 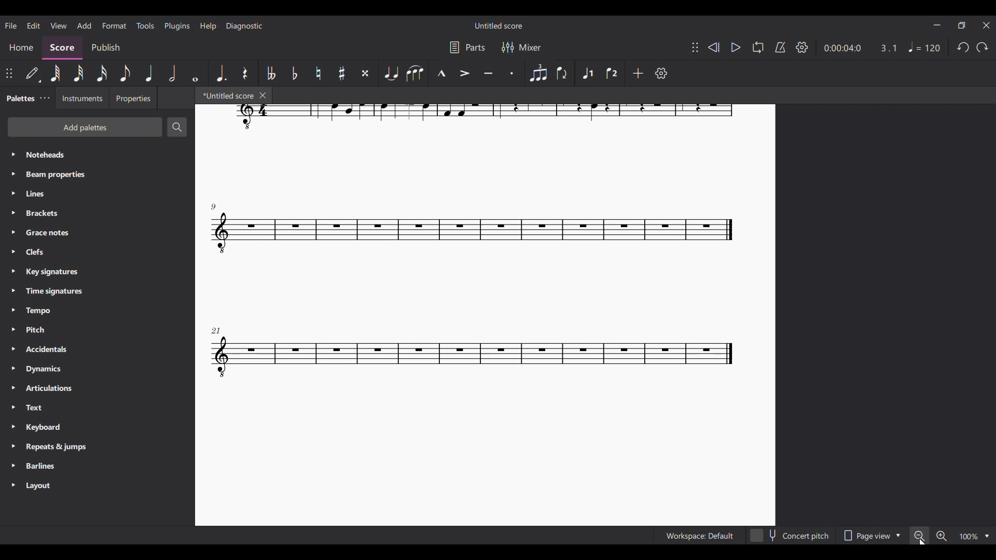 I want to click on Workspace: Default, so click(x=699, y=535).